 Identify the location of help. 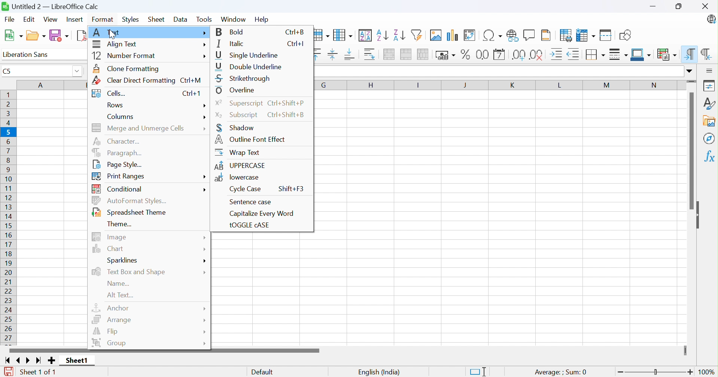
(261, 20).